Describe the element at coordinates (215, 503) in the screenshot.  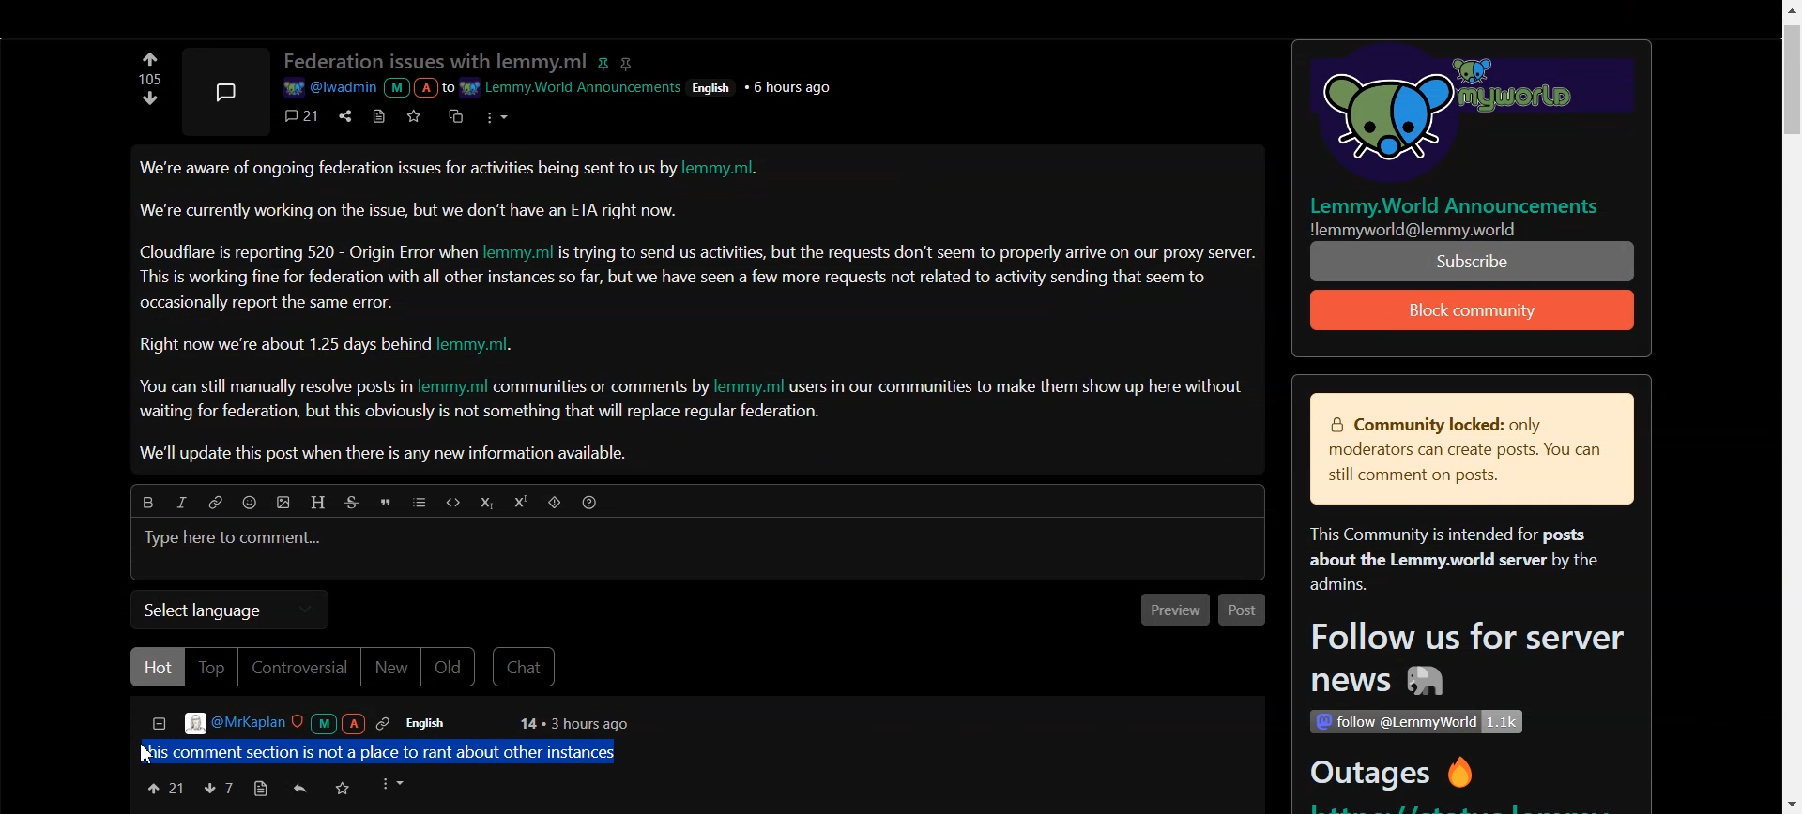
I see `Hyperlink` at that location.